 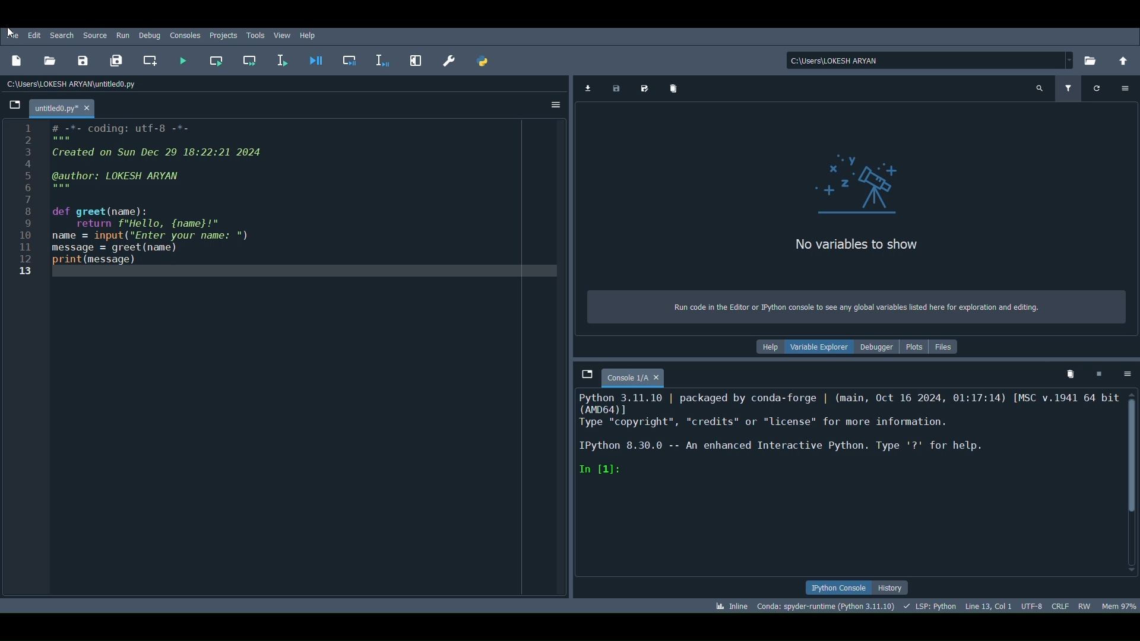 I want to click on Plots, so click(x=912, y=346).